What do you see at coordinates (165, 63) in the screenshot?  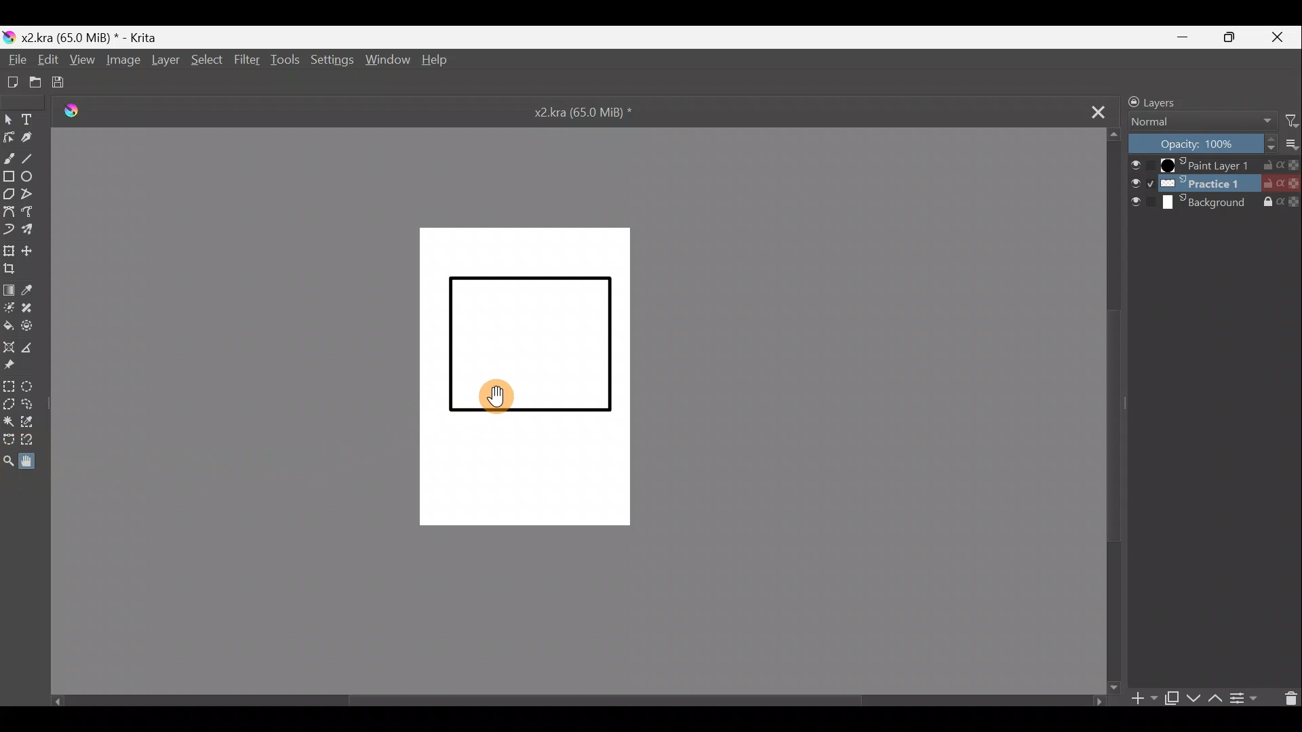 I see `Layer` at bounding box center [165, 63].